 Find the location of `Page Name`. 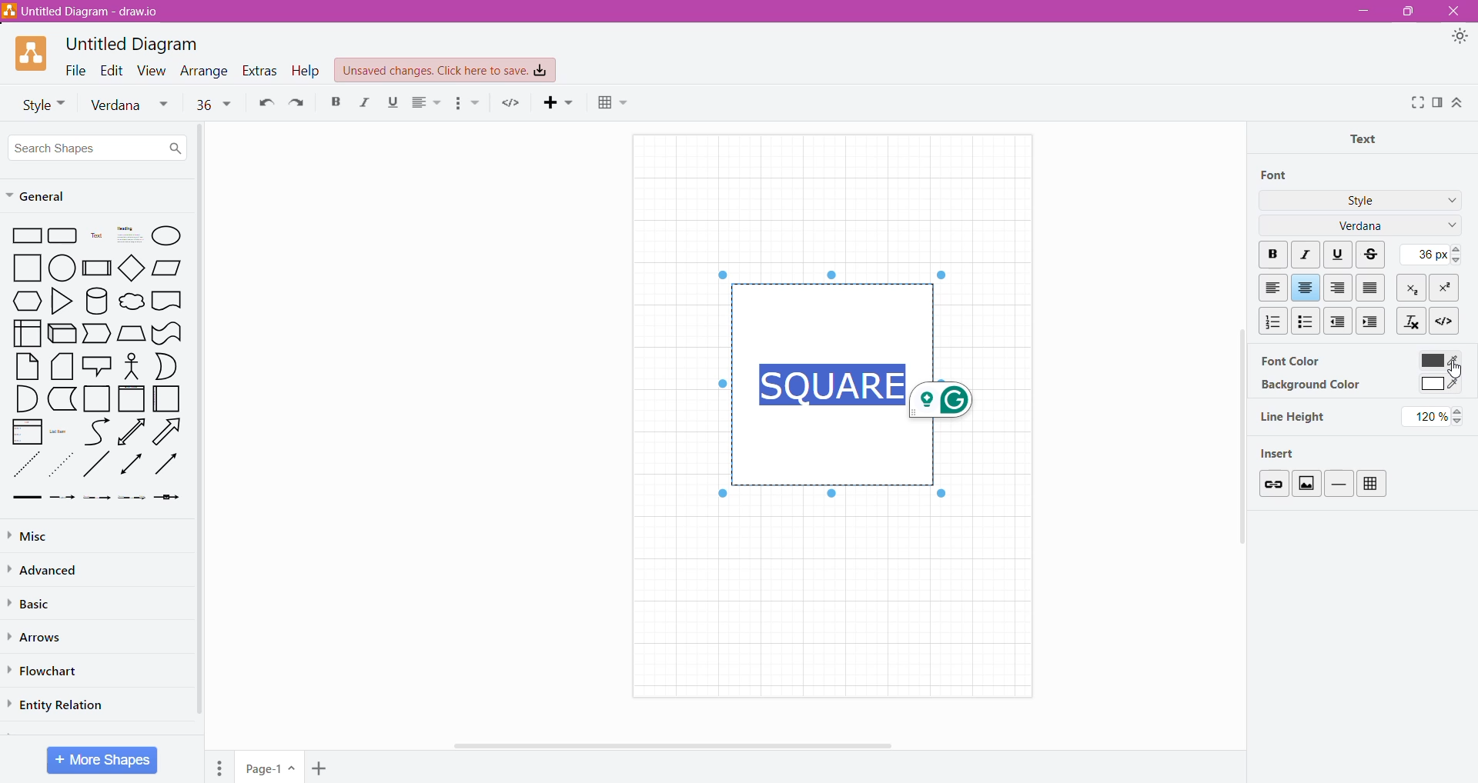

Page Name is located at coordinates (270, 768).